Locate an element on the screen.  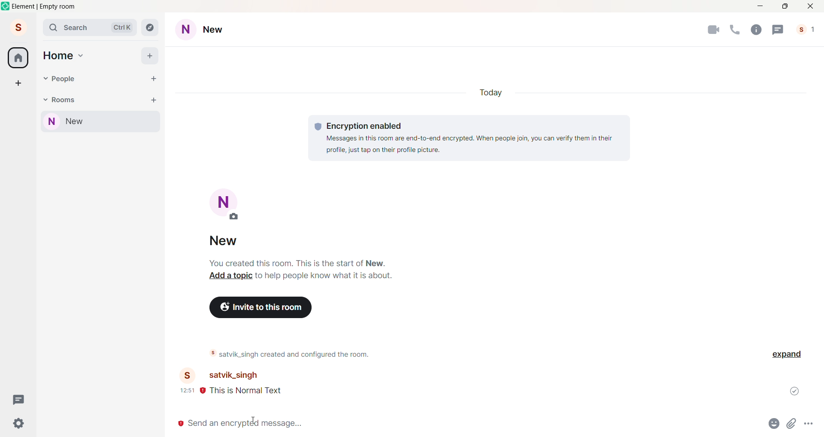
Add Room Picture is located at coordinates (227, 205).